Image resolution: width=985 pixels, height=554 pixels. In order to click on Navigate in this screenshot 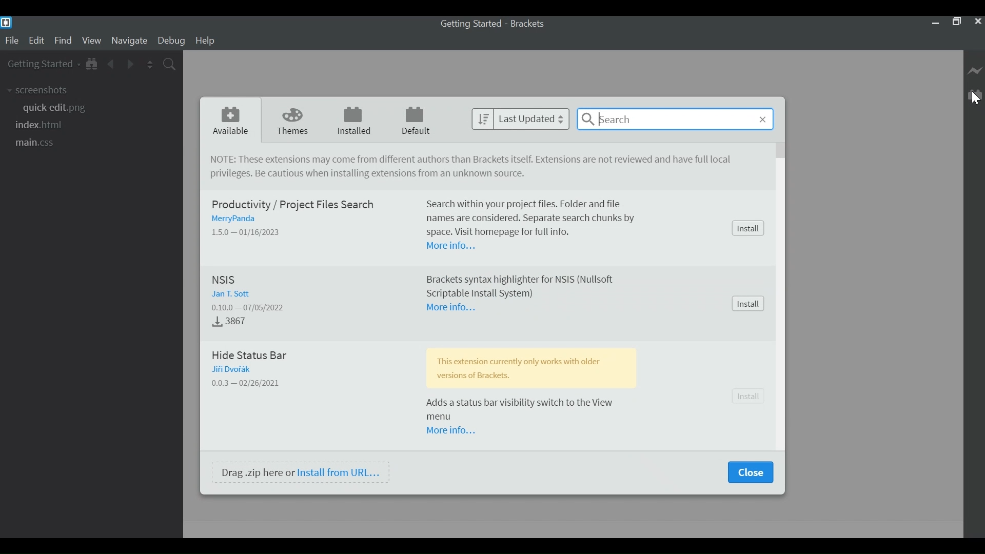, I will do `click(130, 41)`.